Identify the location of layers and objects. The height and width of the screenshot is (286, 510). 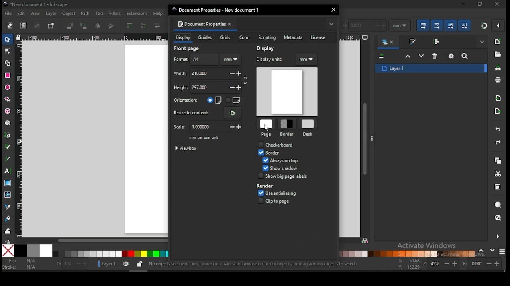
(389, 43).